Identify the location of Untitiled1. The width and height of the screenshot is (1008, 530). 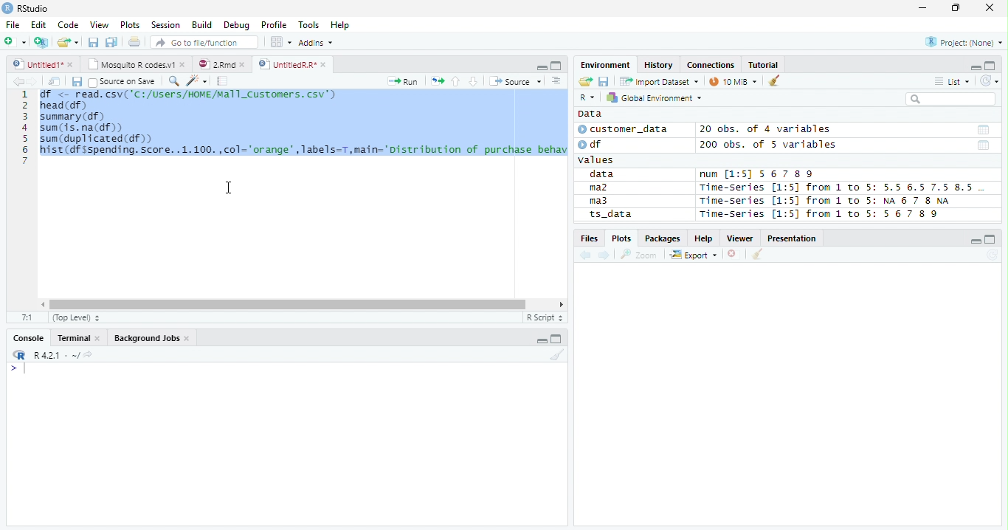
(42, 64).